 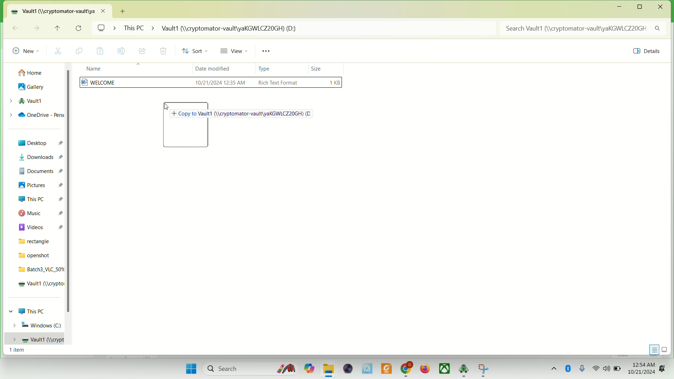 What do you see at coordinates (92, 69) in the screenshot?
I see `name` at bounding box center [92, 69].